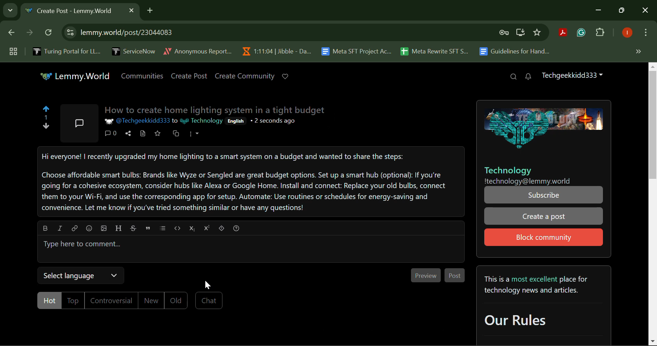 This screenshot has height=346, width=657. I want to click on Lemmy Address, so click(528, 181).